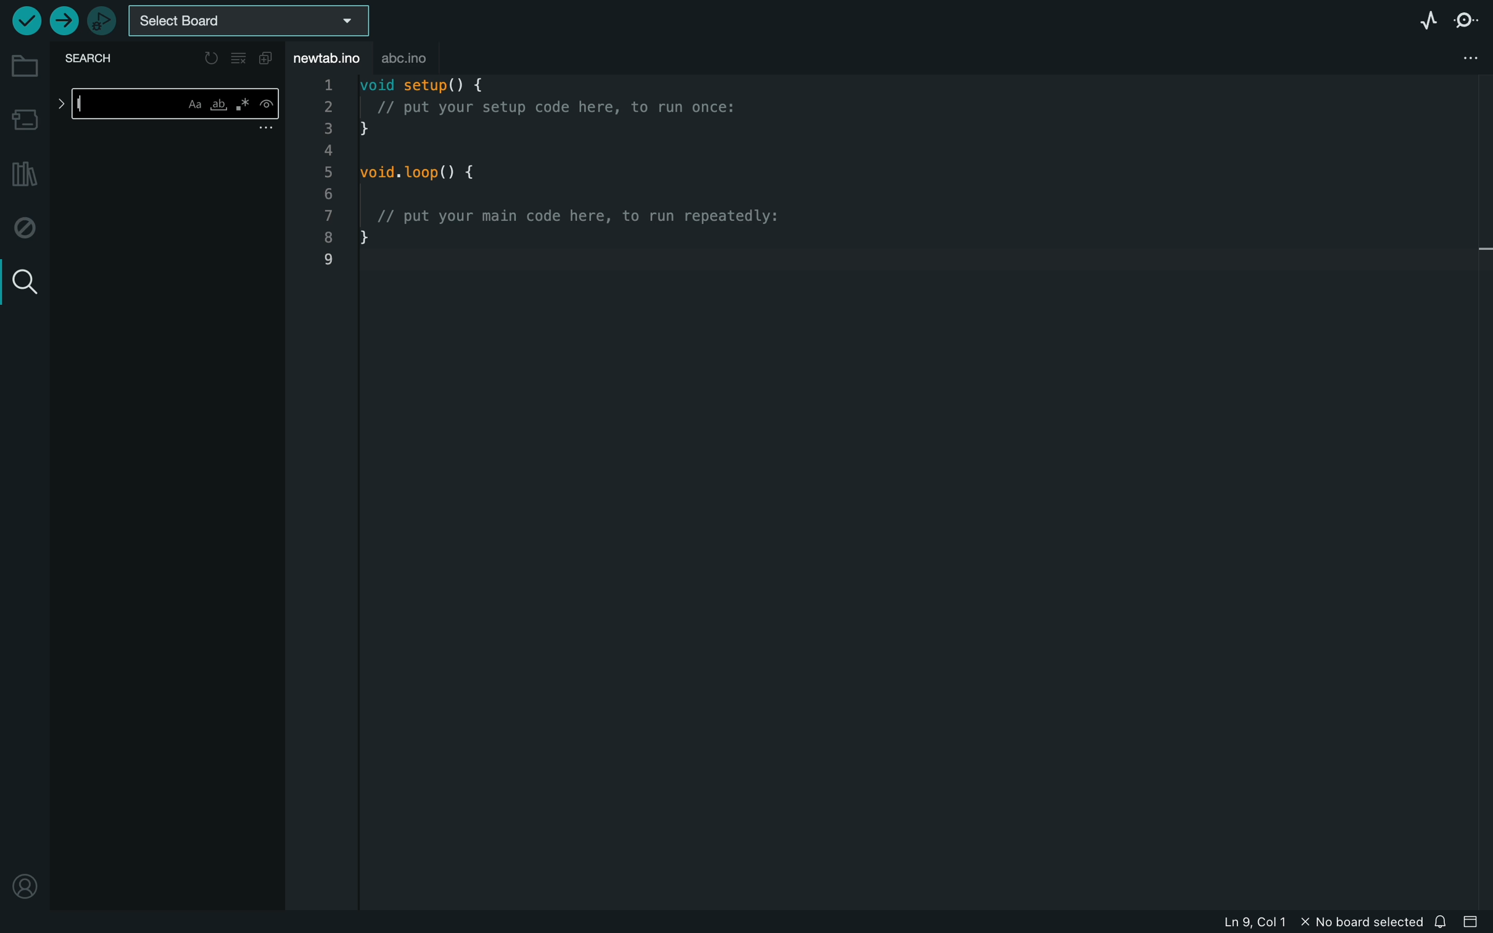 The image size is (1493, 933). What do you see at coordinates (22, 280) in the screenshot?
I see `search` at bounding box center [22, 280].